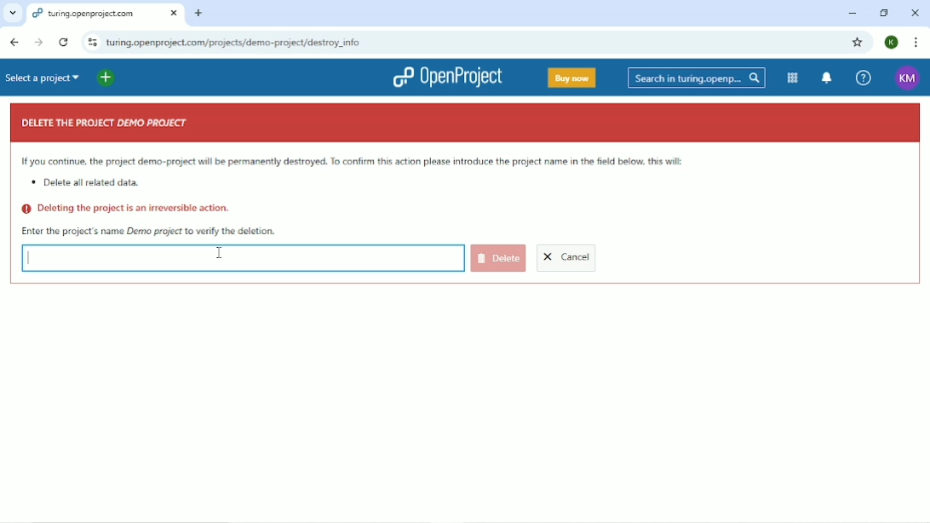 Image resolution: width=930 pixels, height=523 pixels. I want to click on Delete all related data, so click(89, 184).